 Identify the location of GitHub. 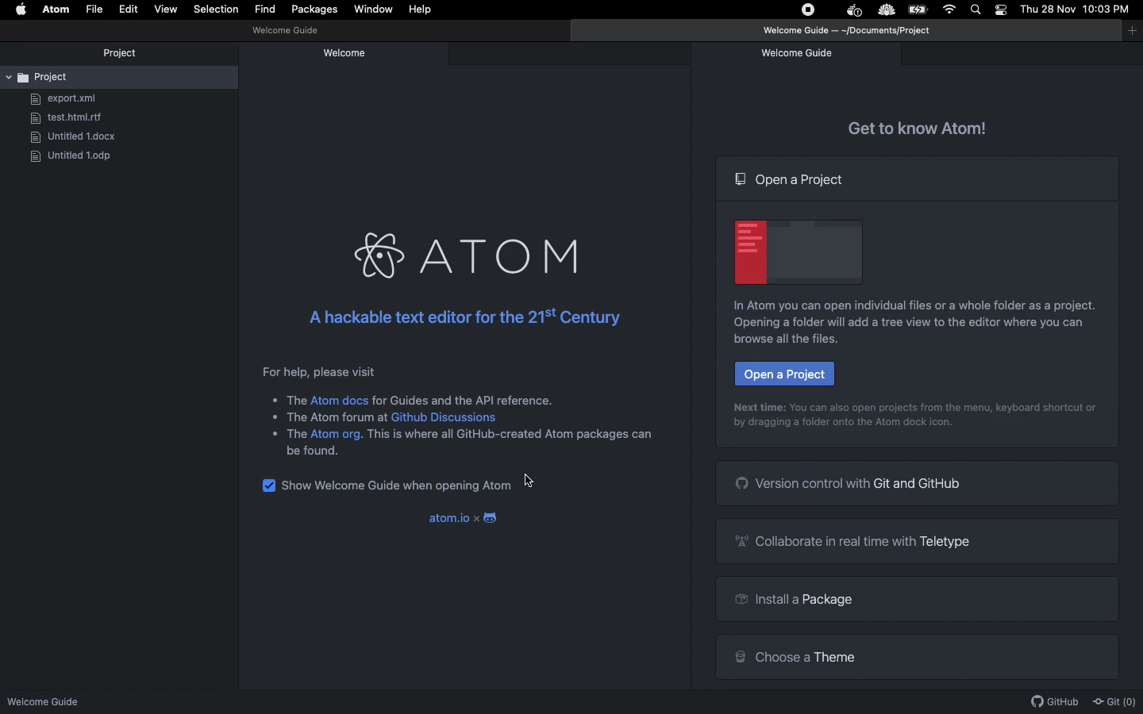
(1054, 702).